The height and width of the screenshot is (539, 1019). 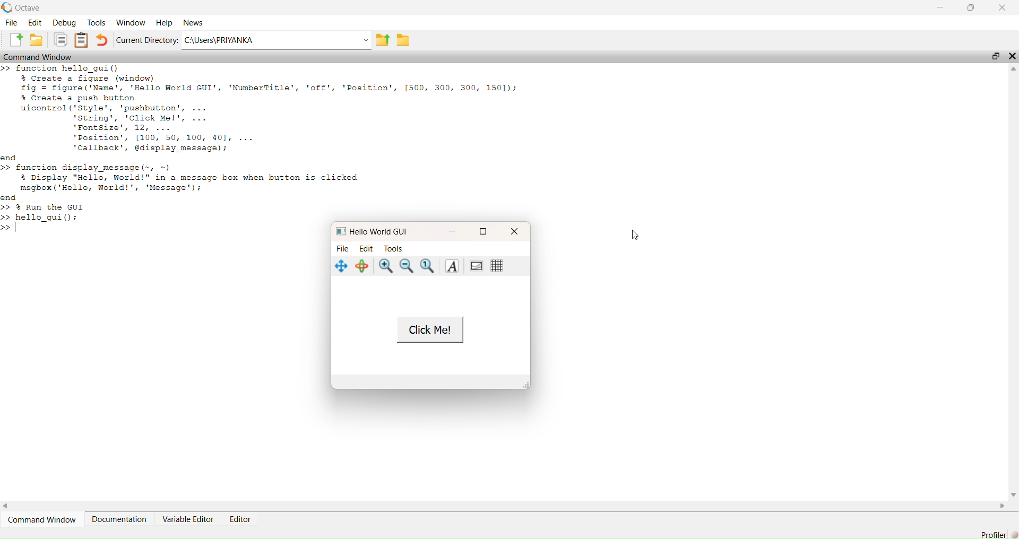 What do you see at coordinates (340, 267) in the screenshot?
I see `navigate` at bounding box center [340, 267].